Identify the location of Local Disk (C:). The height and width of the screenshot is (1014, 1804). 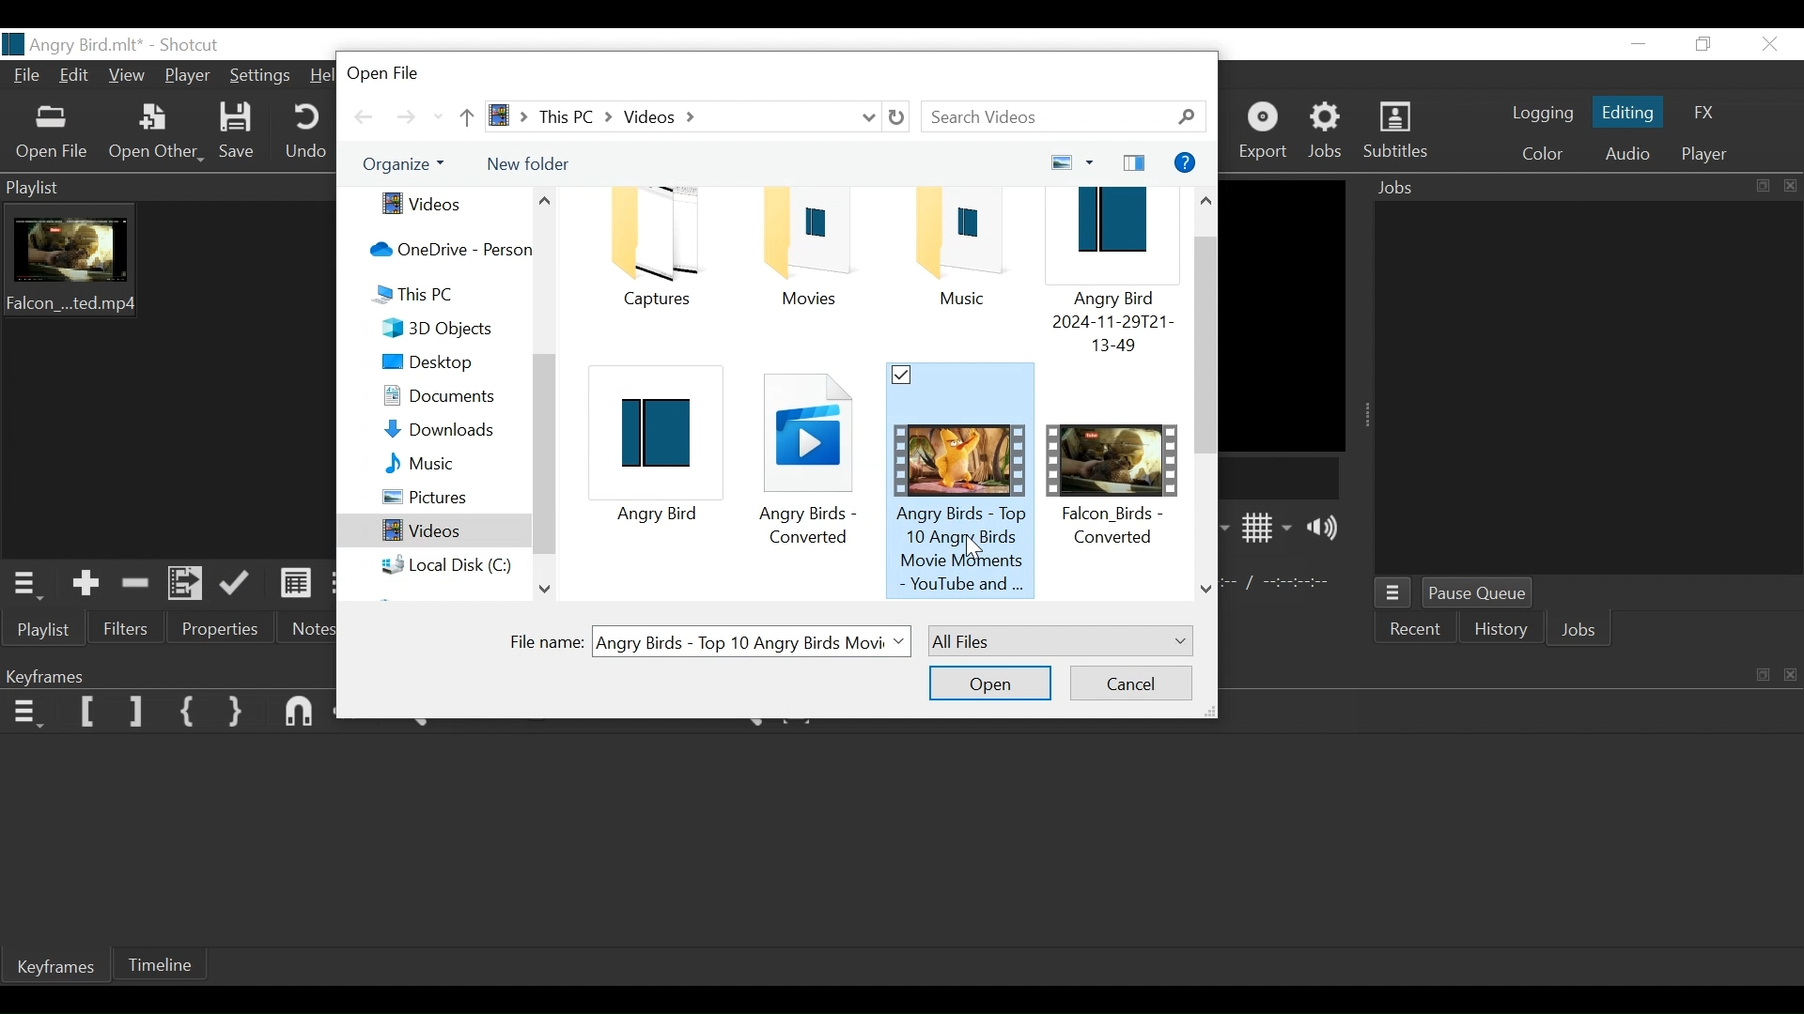
(450, 564).